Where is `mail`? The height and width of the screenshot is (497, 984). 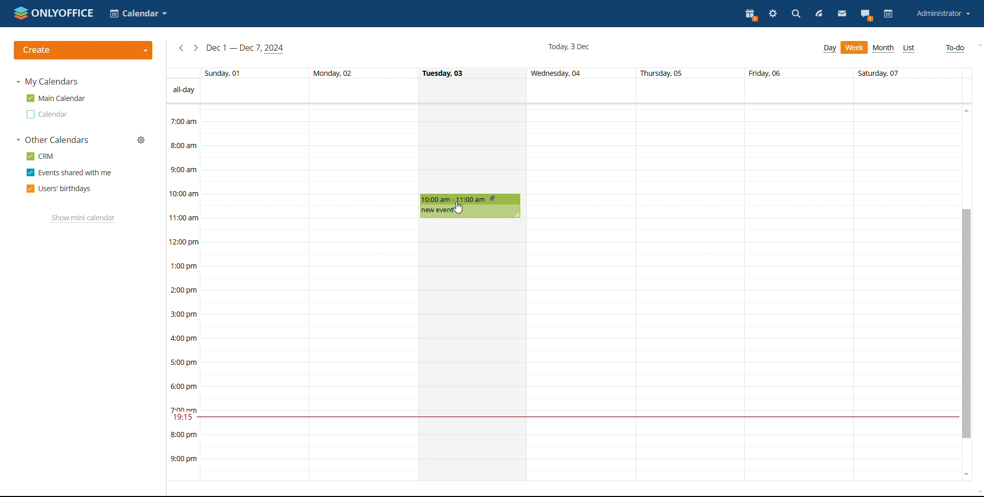
mail is located at coordinates (842, 15).